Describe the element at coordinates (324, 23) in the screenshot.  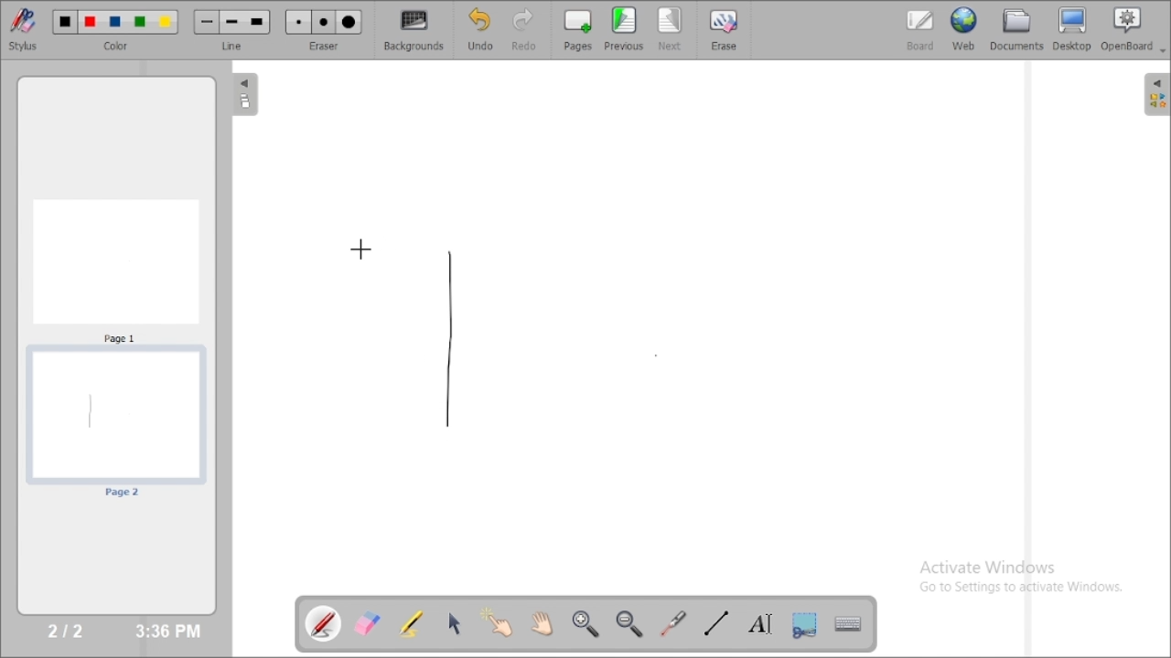
I see `Medium eraser` at that location.